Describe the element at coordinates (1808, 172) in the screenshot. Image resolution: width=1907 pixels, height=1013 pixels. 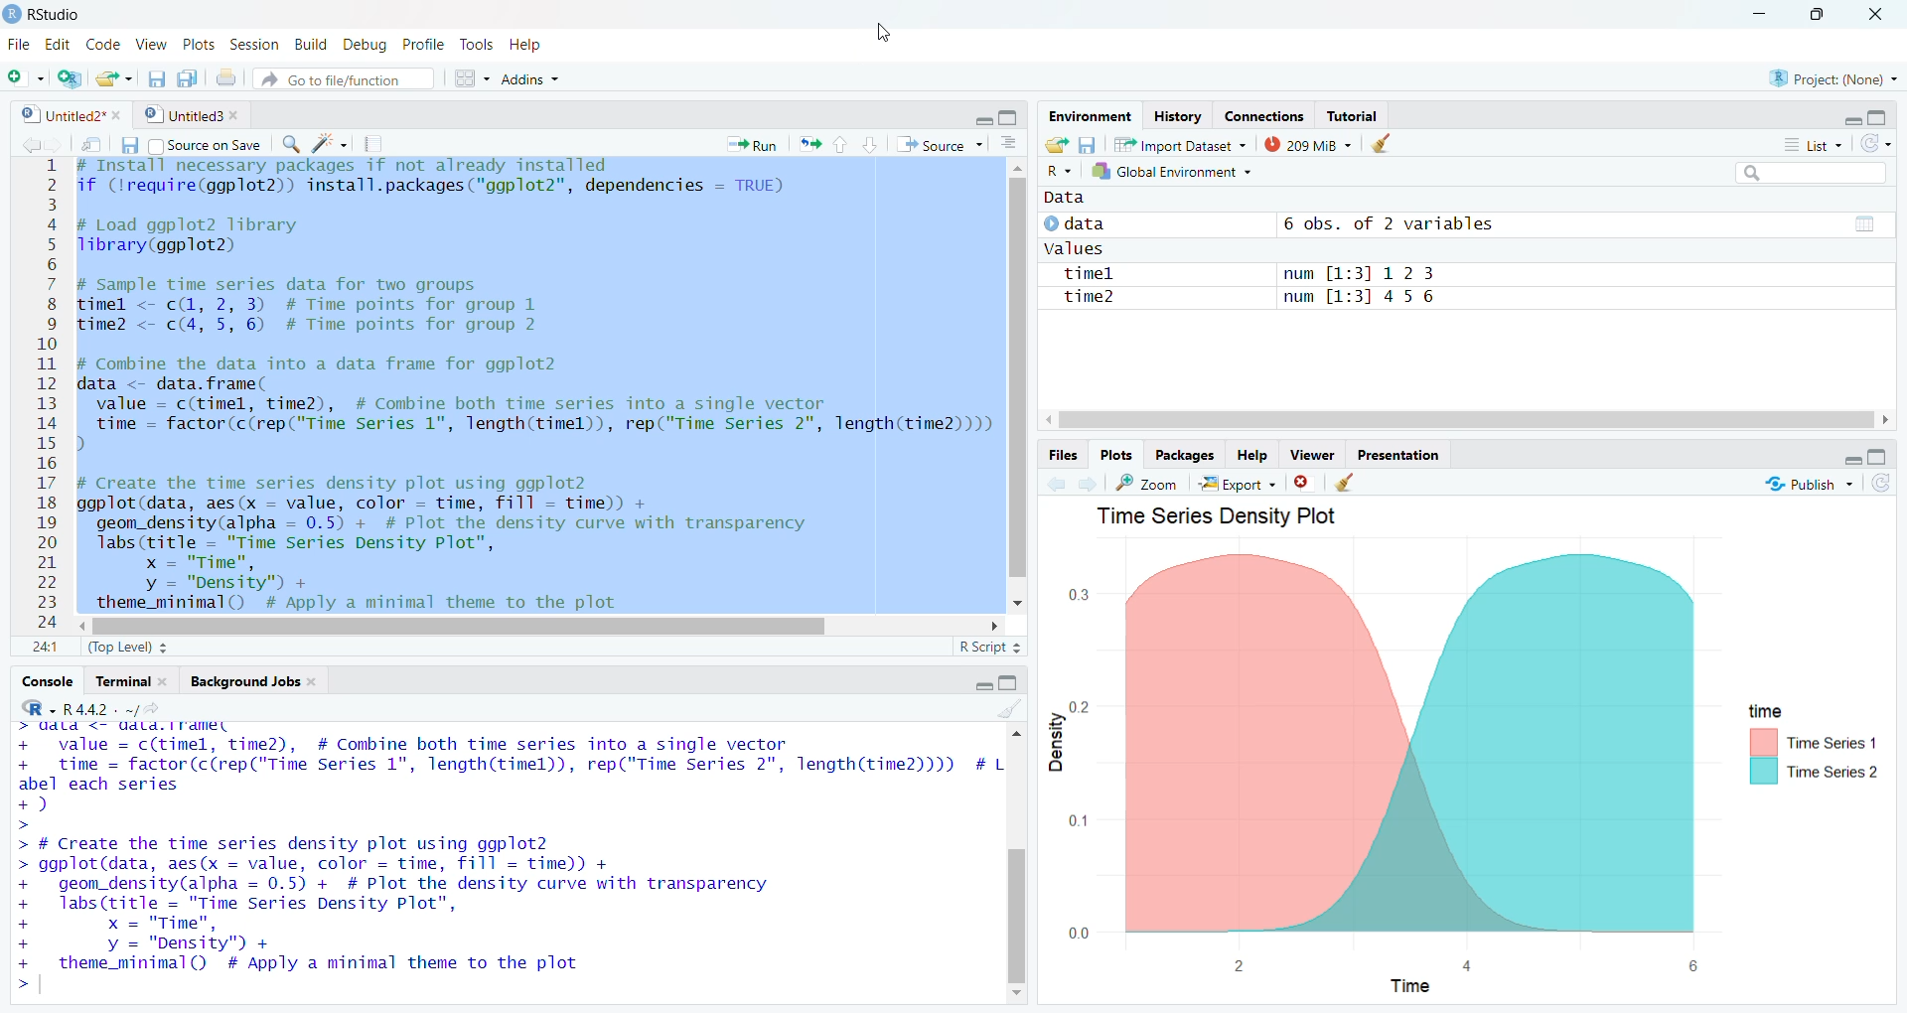
I see `Search` at that location.